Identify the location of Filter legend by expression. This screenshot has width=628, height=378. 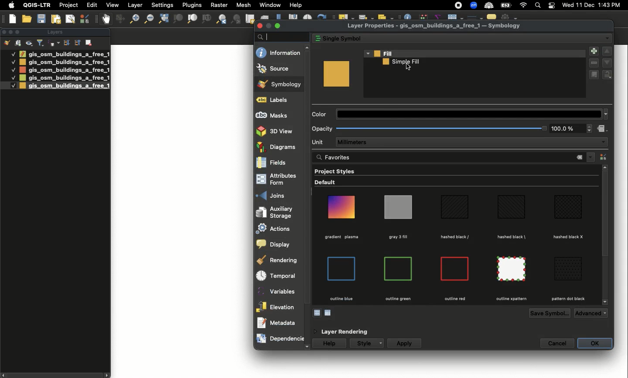
(54, 43).